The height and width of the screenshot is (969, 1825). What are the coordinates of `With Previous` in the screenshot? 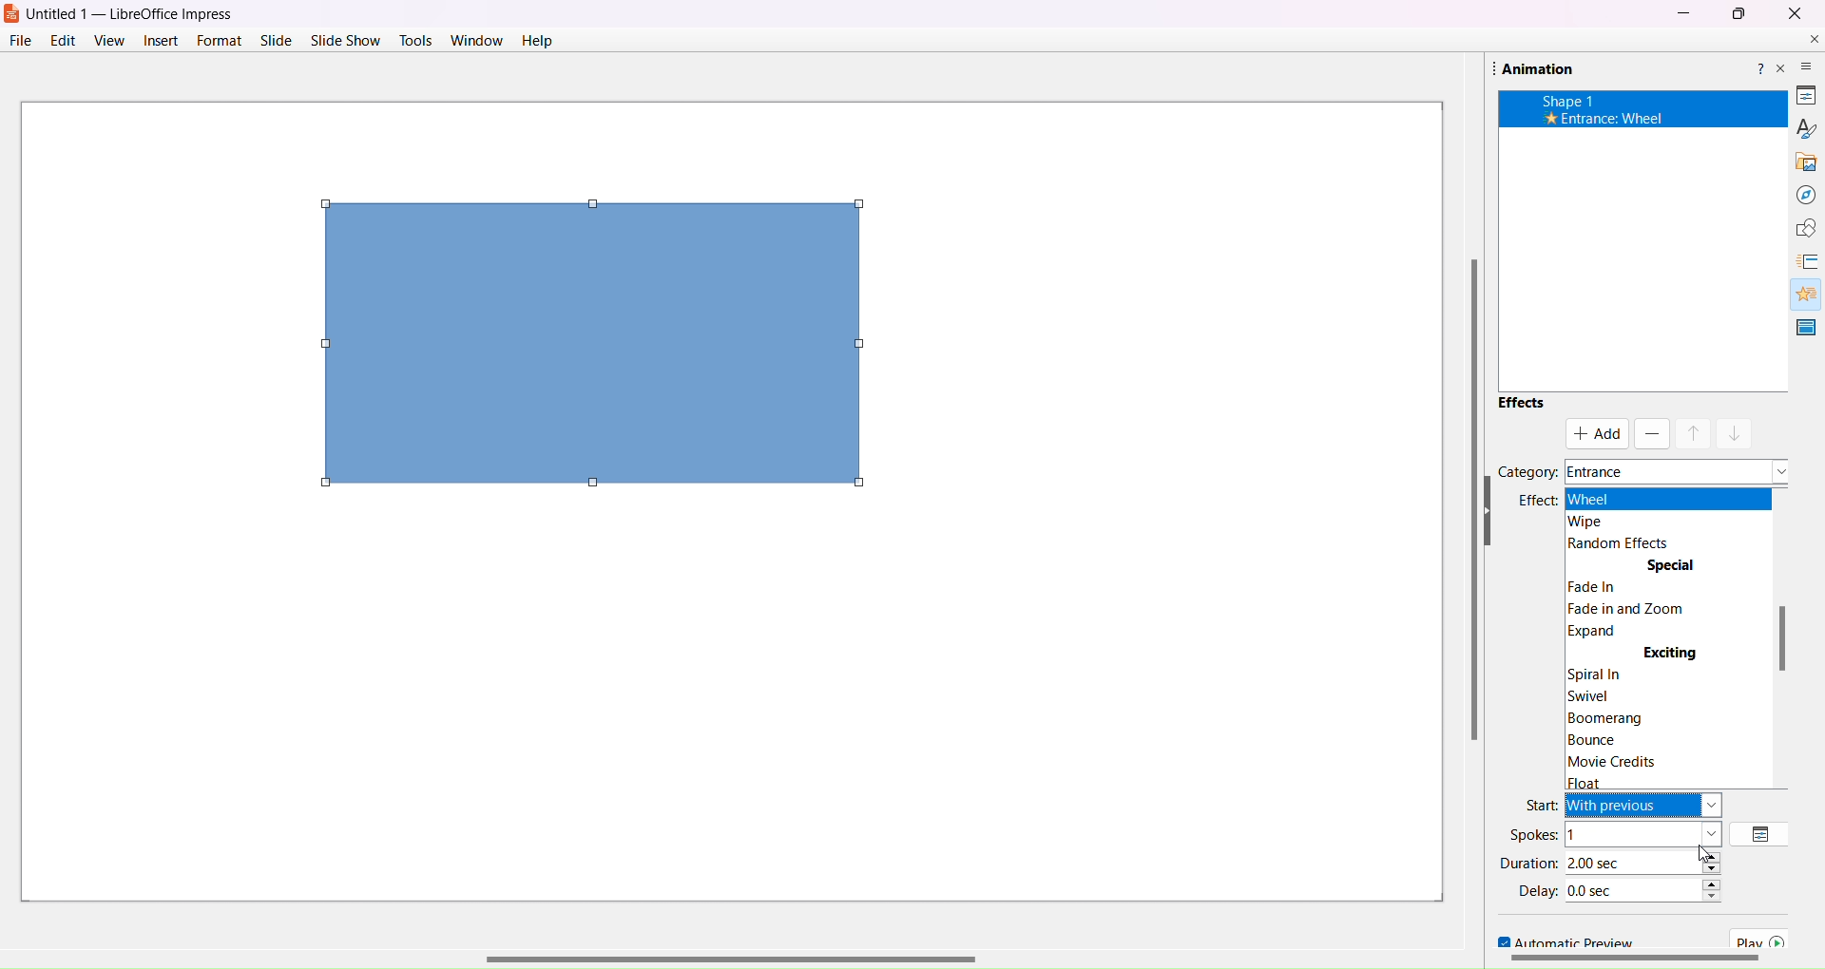 It's located at (1631, 848).